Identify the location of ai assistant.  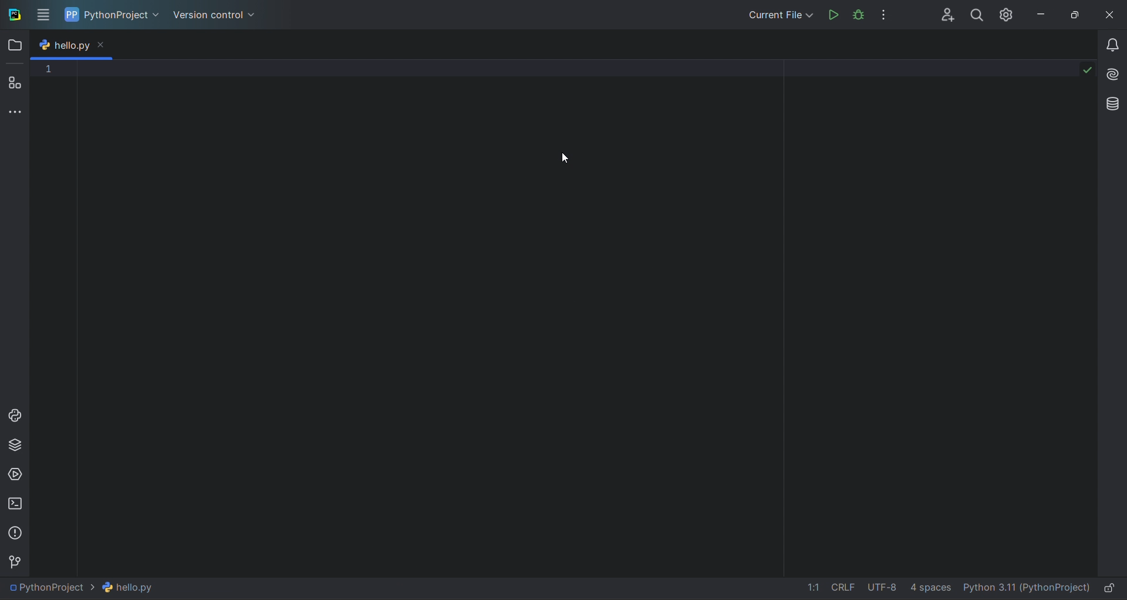
(1113, 76).